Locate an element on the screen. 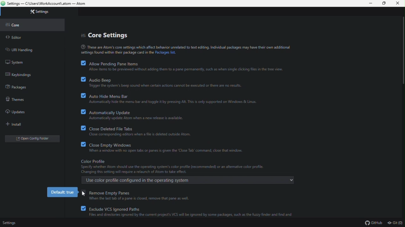  checkbox is located at coordinates (81, 111).